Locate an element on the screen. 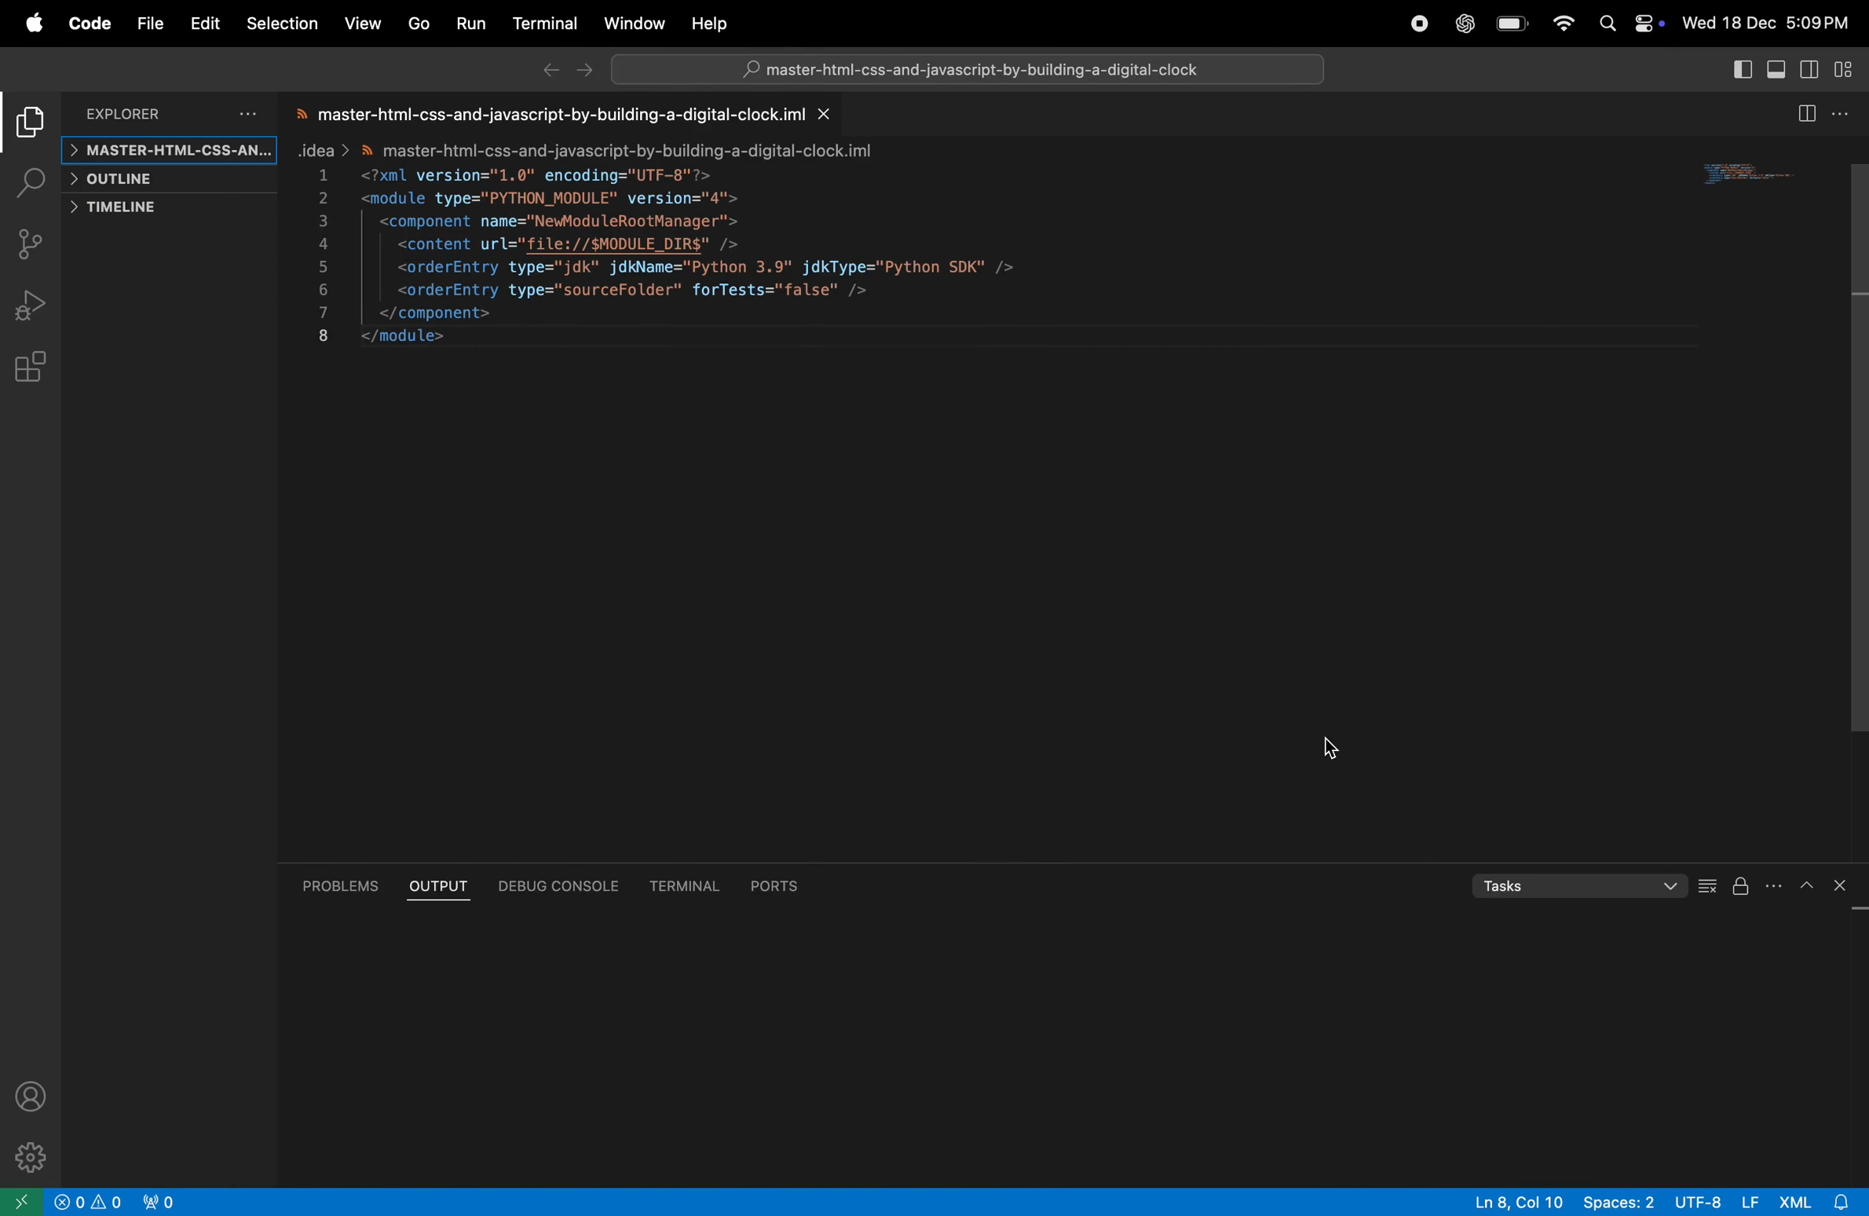 The image size is (1869, 1216). Run is located at coordinates (468, 24).